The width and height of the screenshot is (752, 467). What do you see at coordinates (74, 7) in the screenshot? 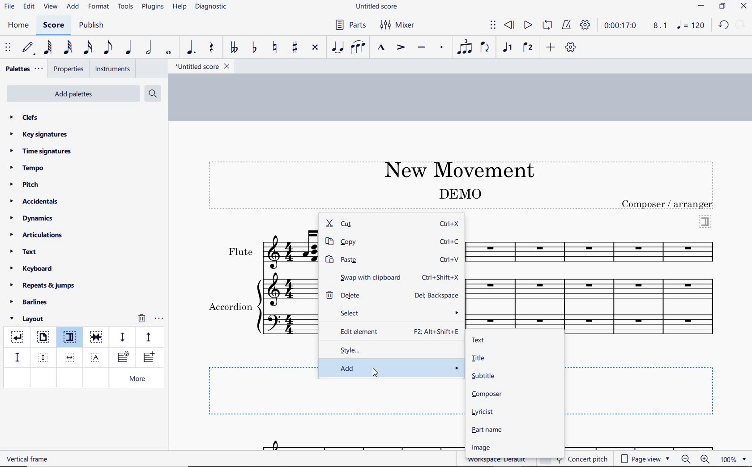
I see `add ` at bounding box center [74, 7].